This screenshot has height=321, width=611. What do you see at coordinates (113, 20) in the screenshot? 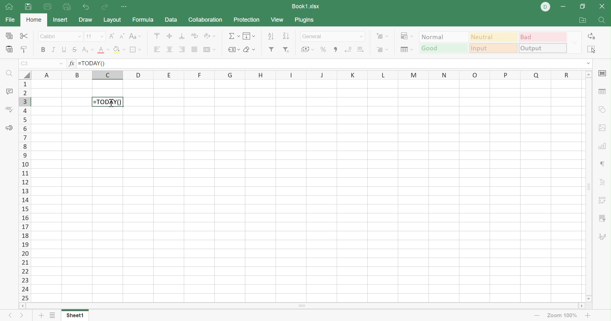
I see `Layout` at bounding box center [113, 20].